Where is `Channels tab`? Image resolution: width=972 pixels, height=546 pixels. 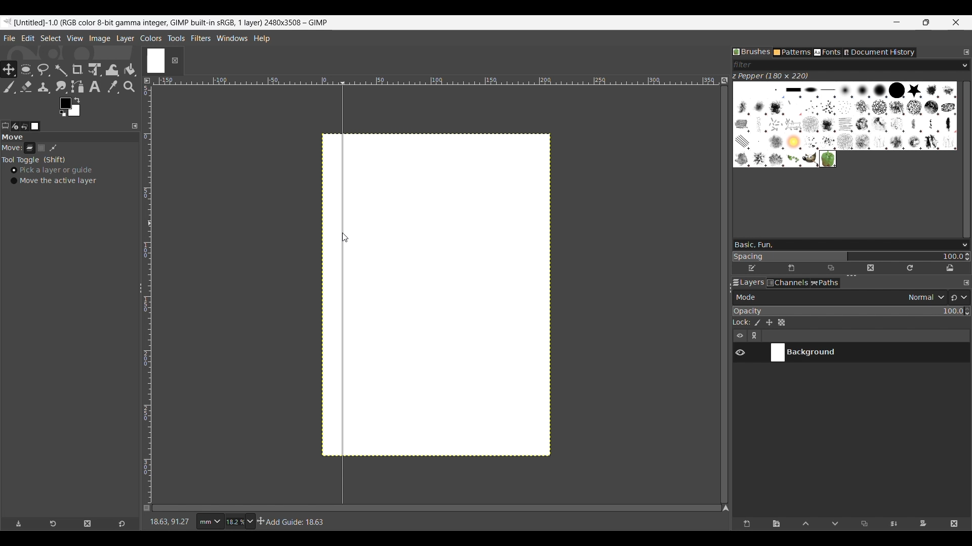 Channels tab is located at coordinates (788, 283).